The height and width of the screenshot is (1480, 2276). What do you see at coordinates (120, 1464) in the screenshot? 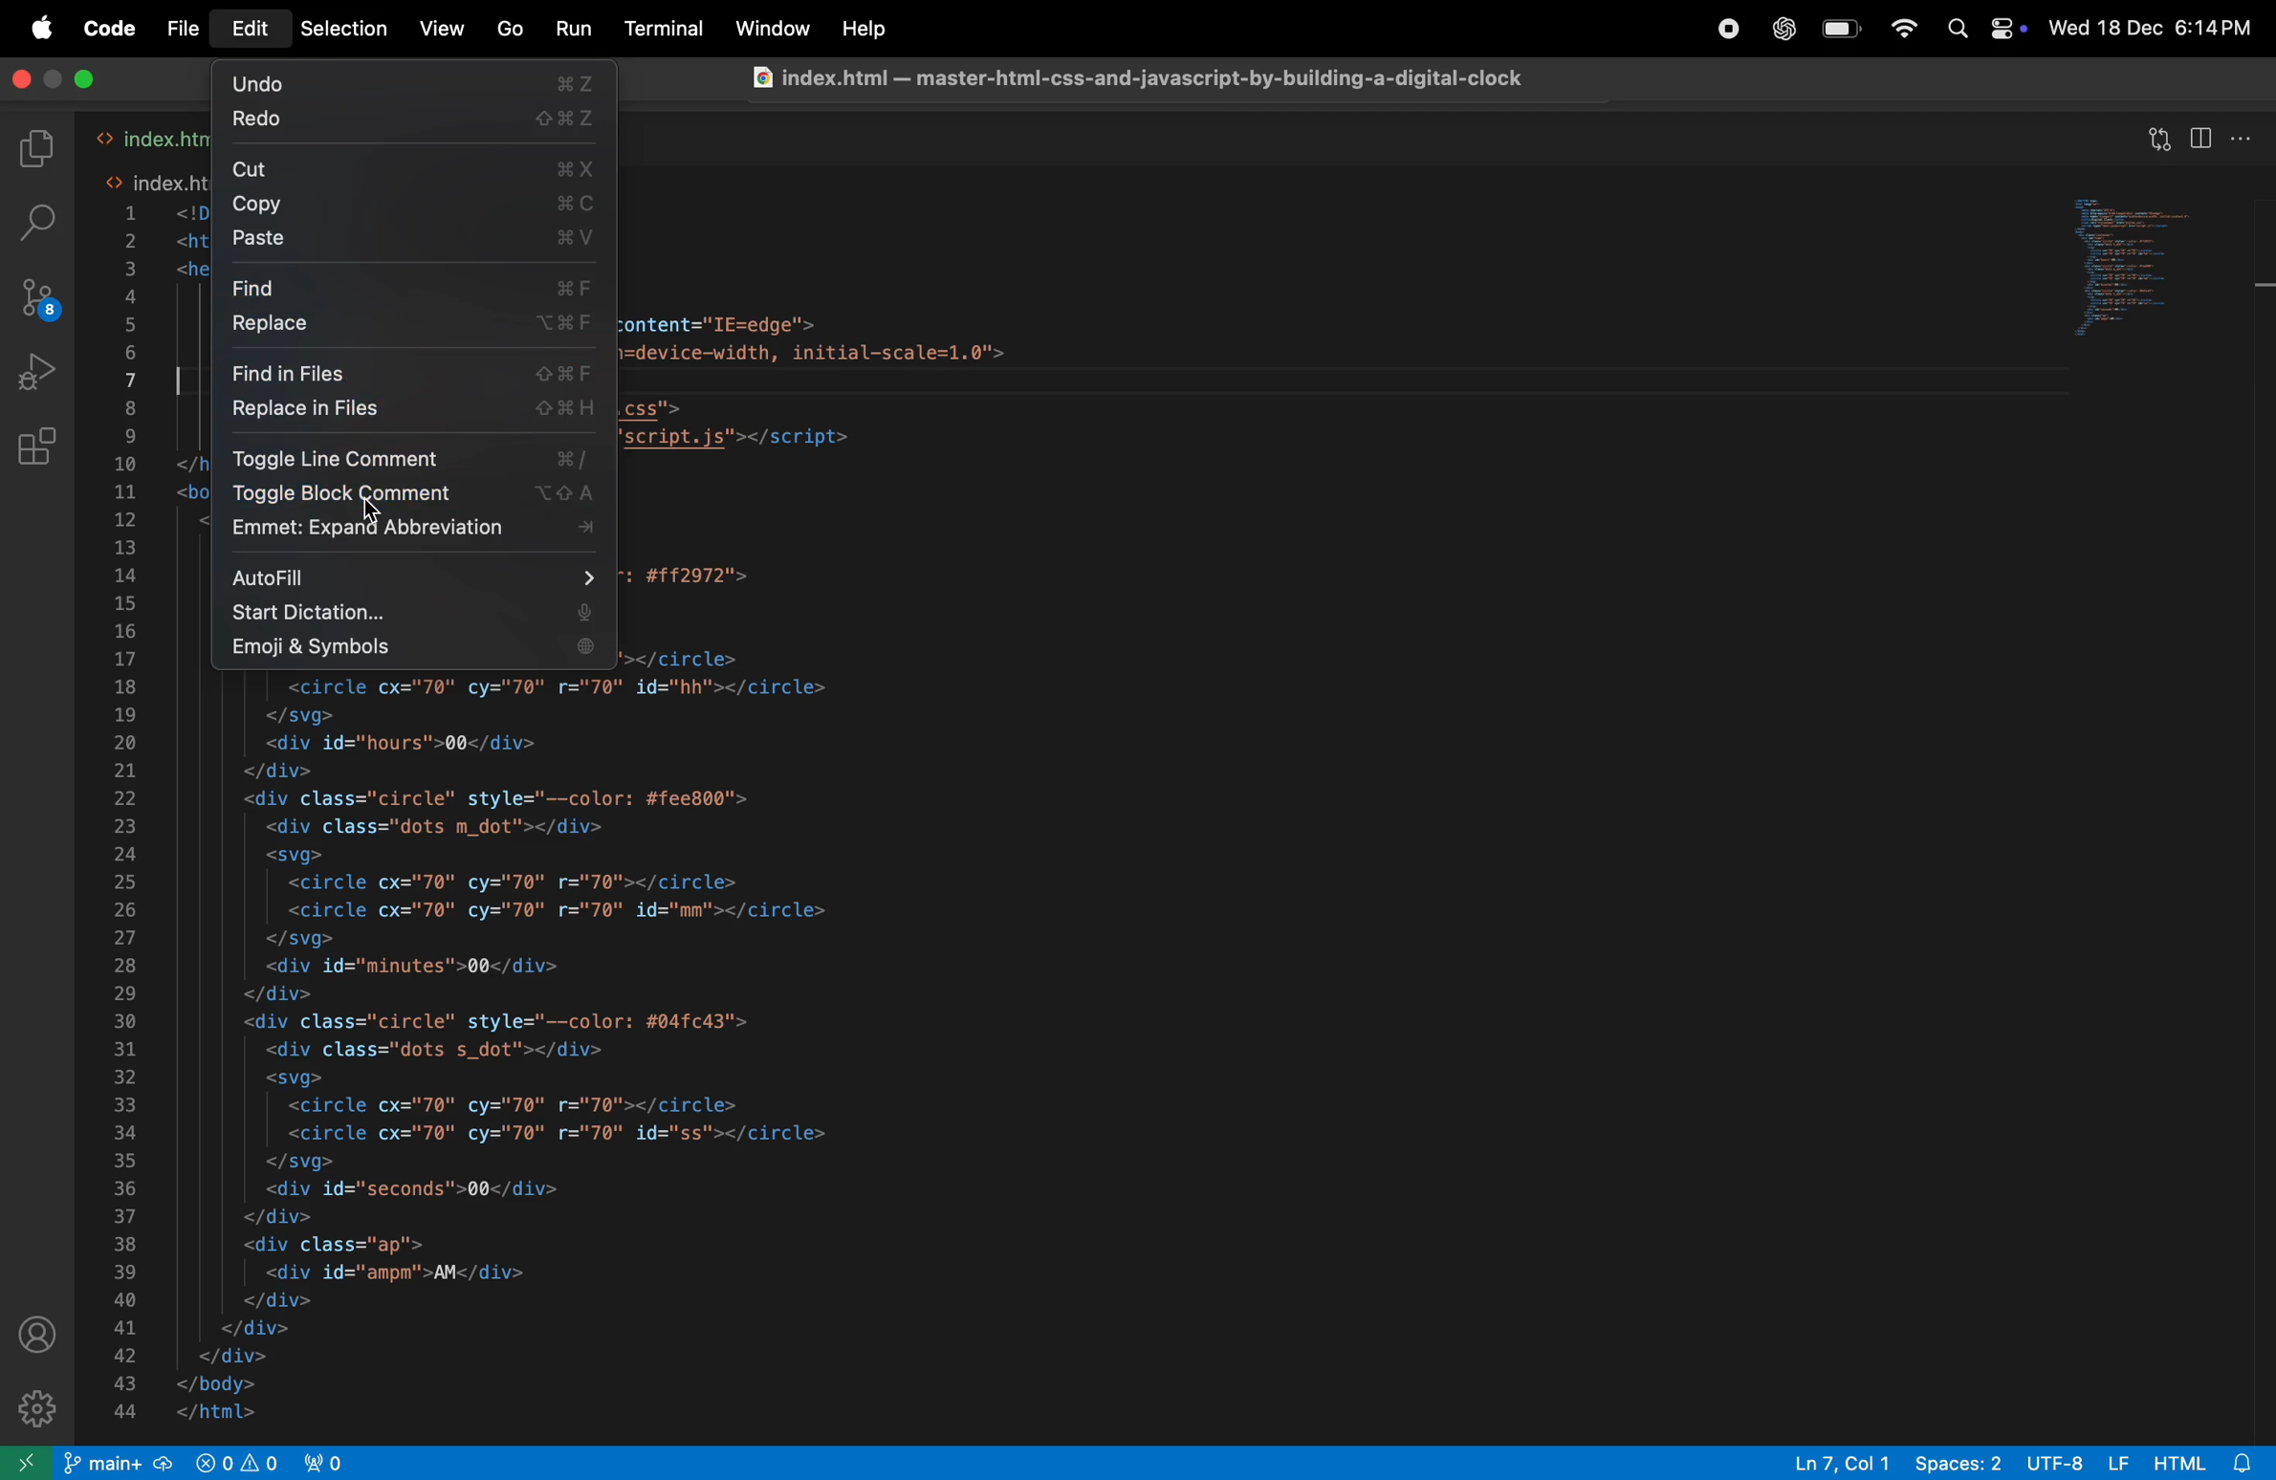
I see `main repo` at bounding box center [120, 1464].